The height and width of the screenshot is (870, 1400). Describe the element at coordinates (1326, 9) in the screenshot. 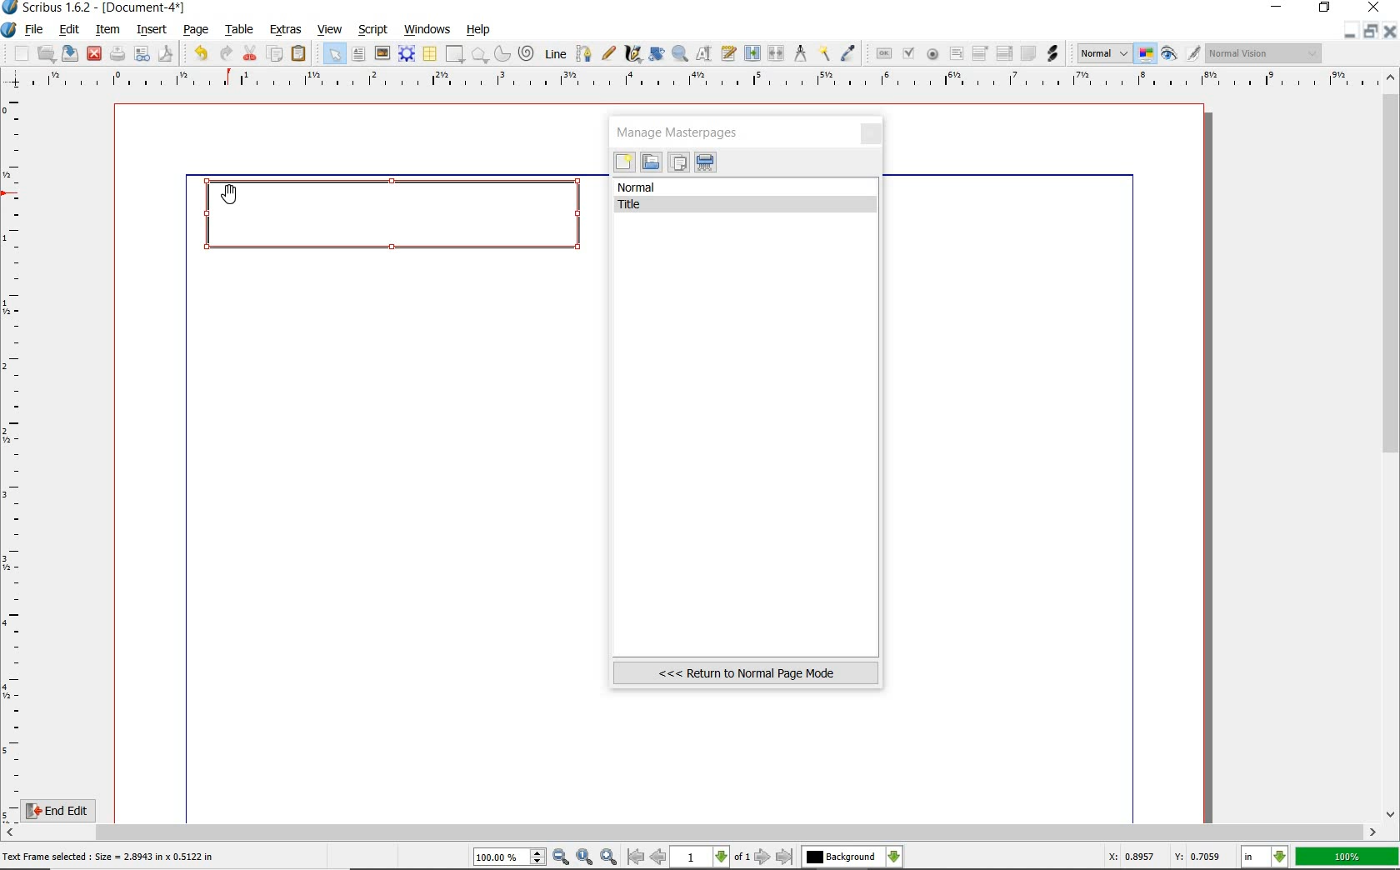

I see `restore` at that location.